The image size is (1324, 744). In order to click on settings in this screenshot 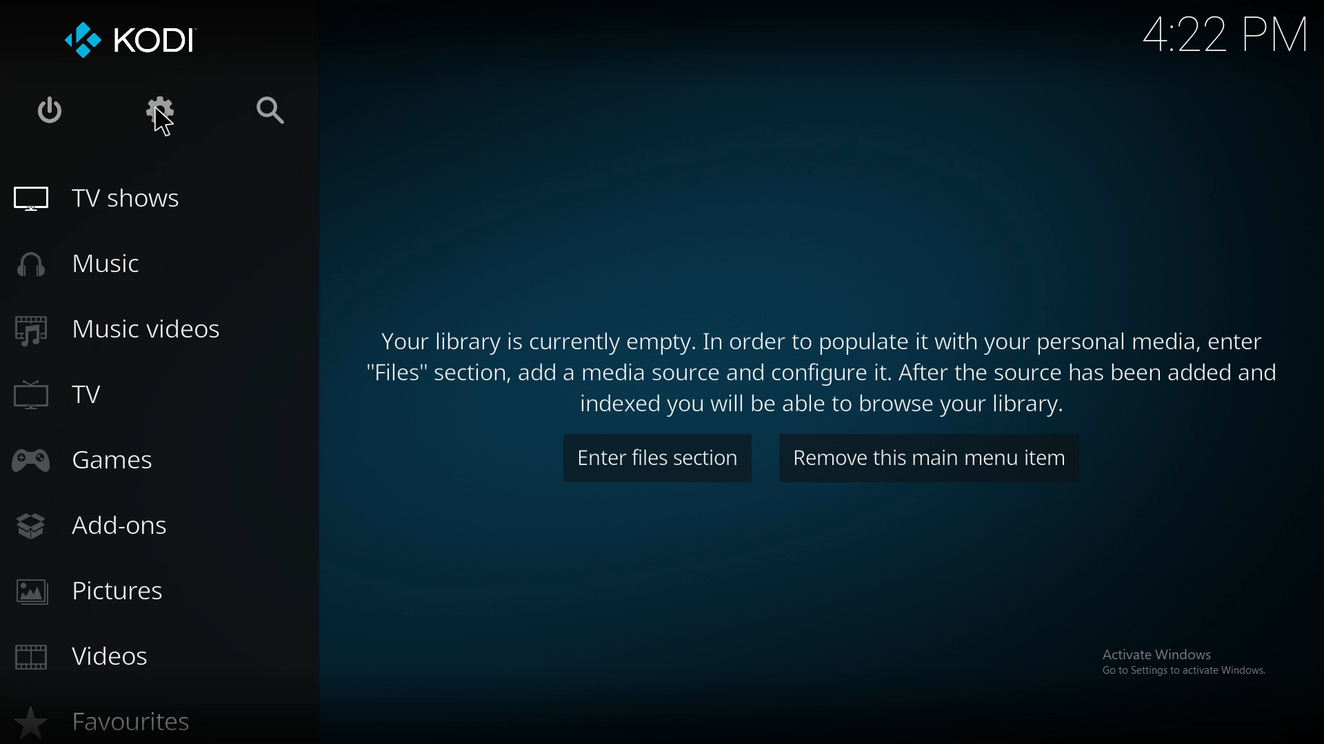, I will do `click(163, 112)`.